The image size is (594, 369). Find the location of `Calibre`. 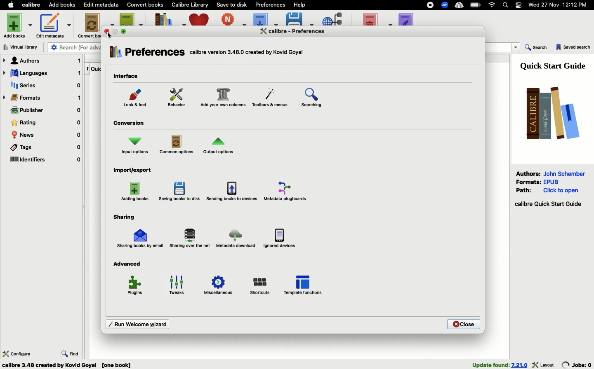

Calibre is located at coordinates (33, 5).